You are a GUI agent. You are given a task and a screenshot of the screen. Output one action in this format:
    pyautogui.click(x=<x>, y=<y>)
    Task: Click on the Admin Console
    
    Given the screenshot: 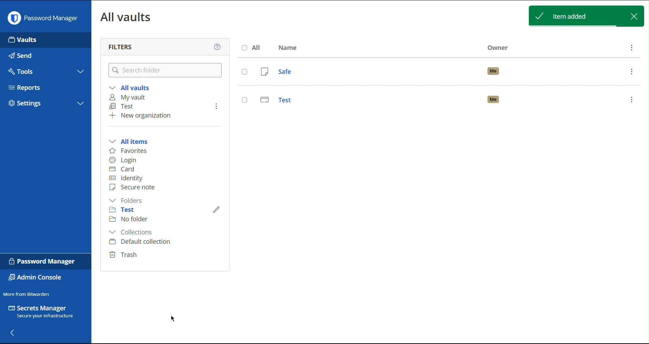 What is the action you would take?
    pyautogui.click(x=37, y=278)
    